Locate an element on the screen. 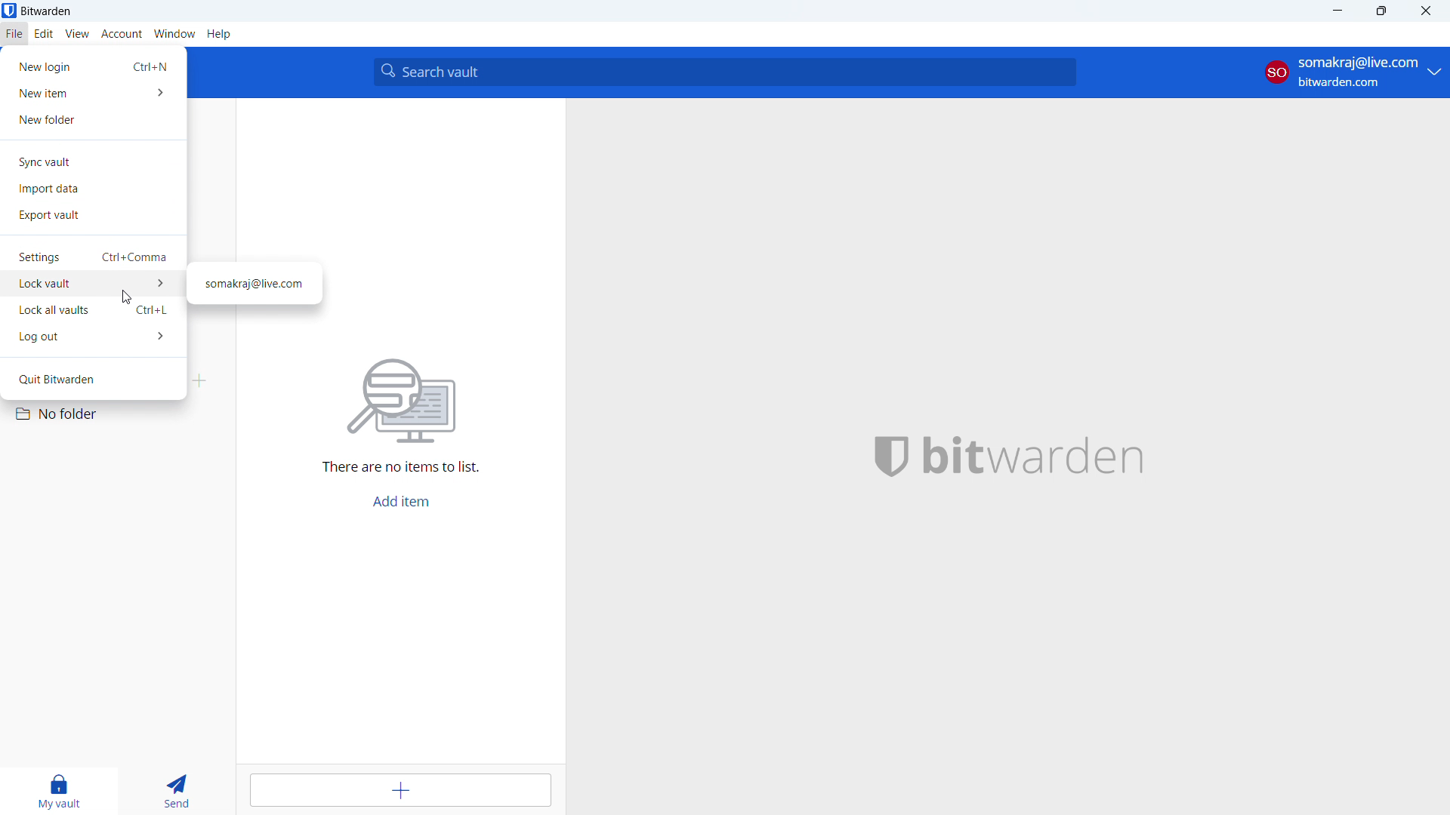 This screenshot has height=815, width=1450. bitwarden logo is located at coordinates (885, 455).